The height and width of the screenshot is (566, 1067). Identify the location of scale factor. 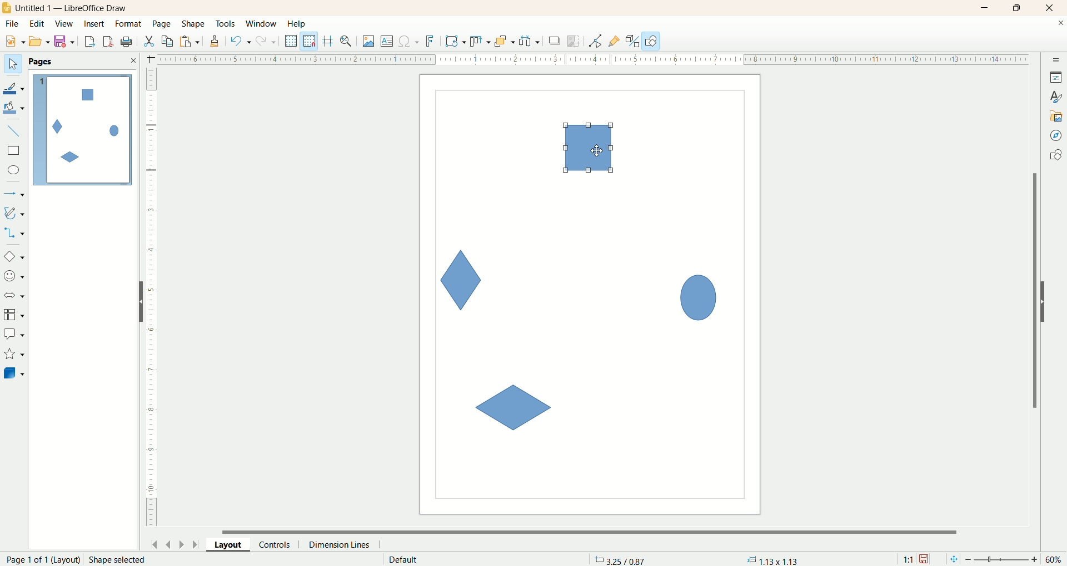
(908, 559).